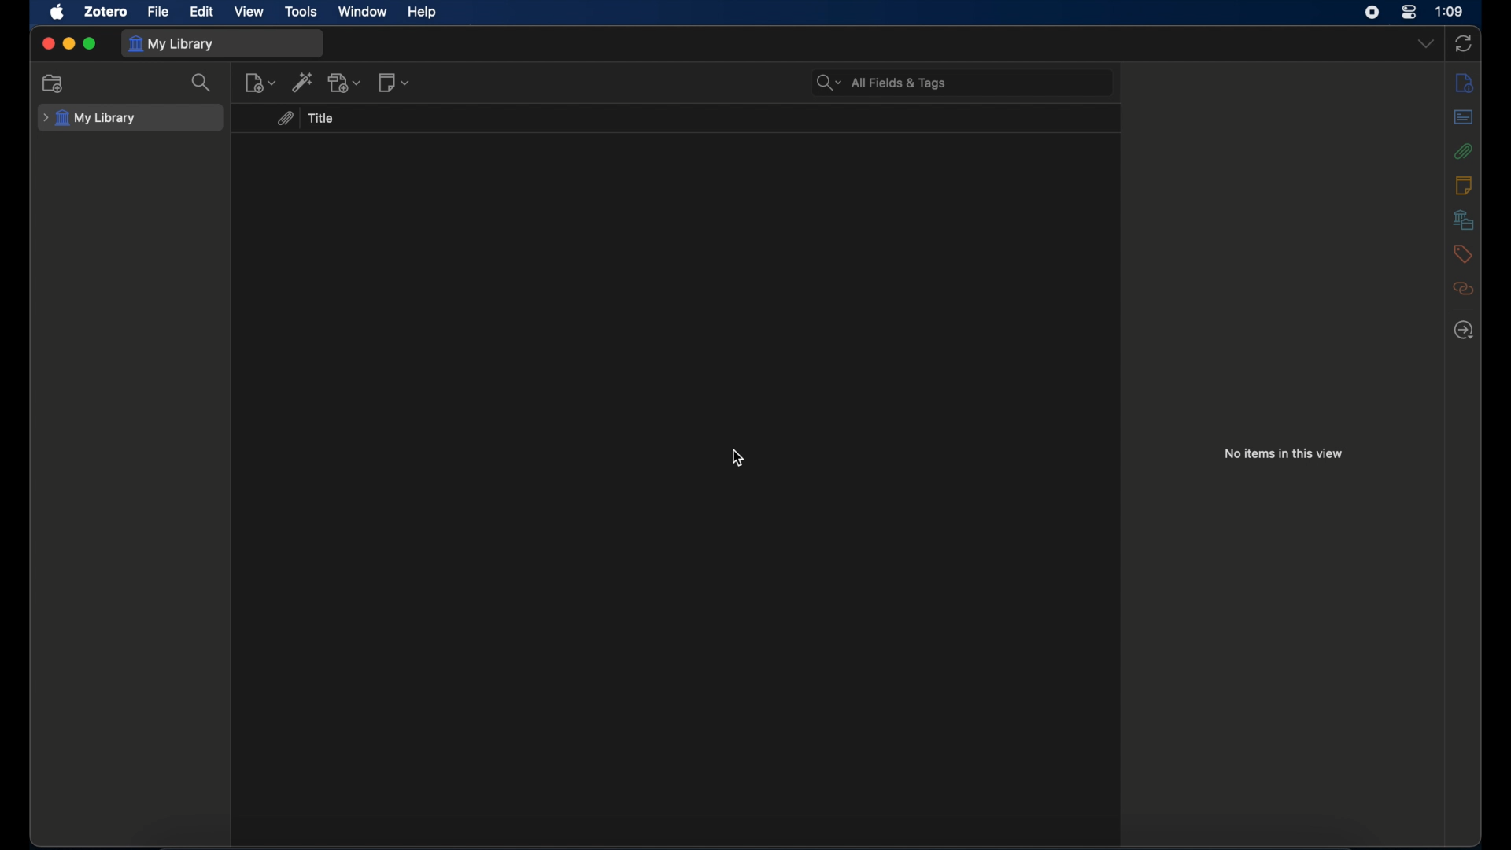 The width and height of the screenshot is (1511, 850). What do you see at coordinates (302, 12) in the screenshot?
I see `tools` at bounding box center [302, 12].